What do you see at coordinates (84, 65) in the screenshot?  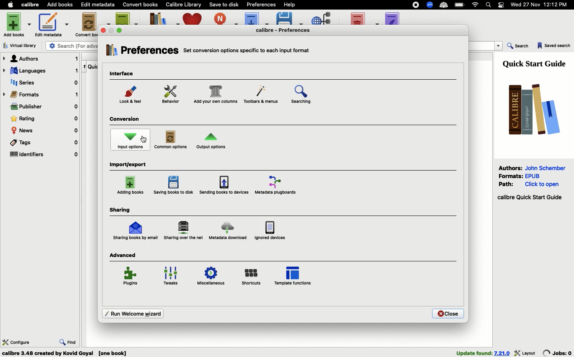 I see `1` at bounding box center [84, 65].